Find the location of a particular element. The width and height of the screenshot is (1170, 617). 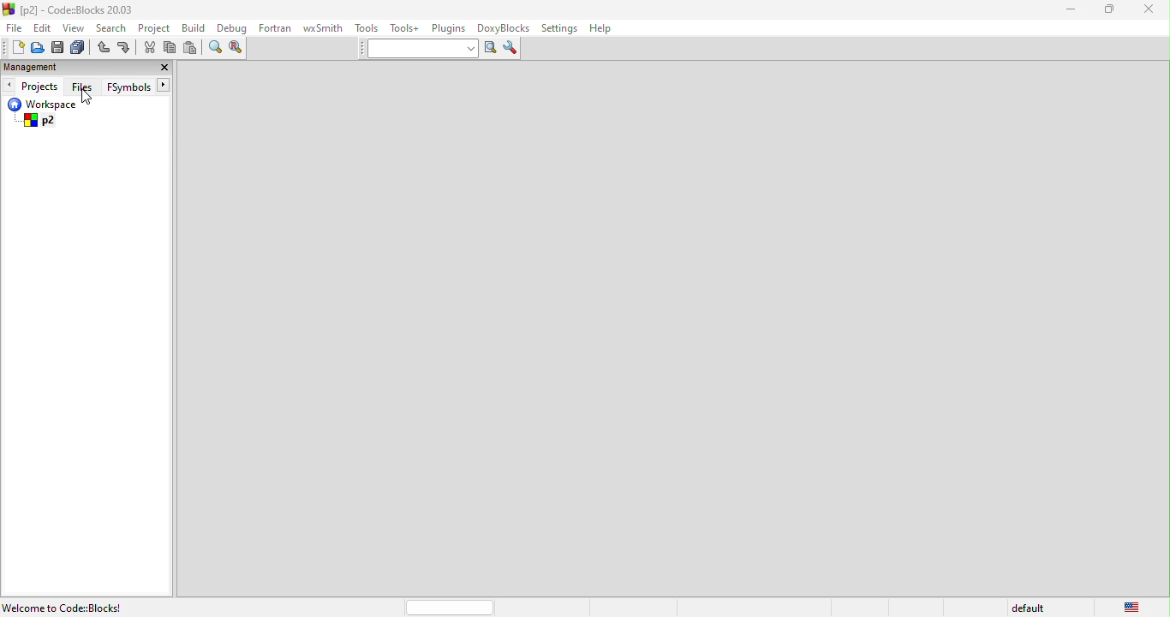

replace is located at coordinates (236, 49).